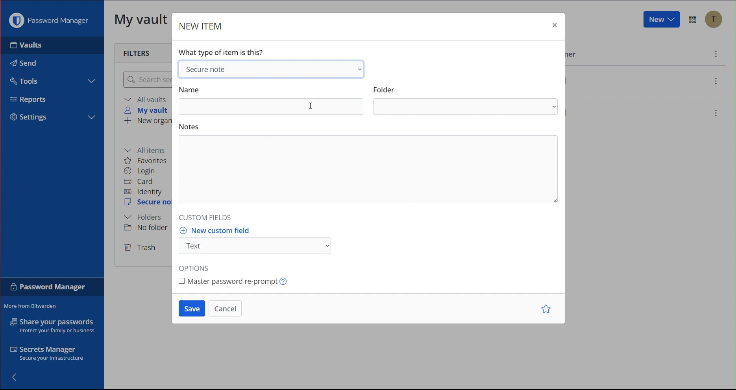 This screenshot has height=390, width=736. Describe the element at coordinates (148, 80) in the screenshot. I see `Search Bar` at that location.